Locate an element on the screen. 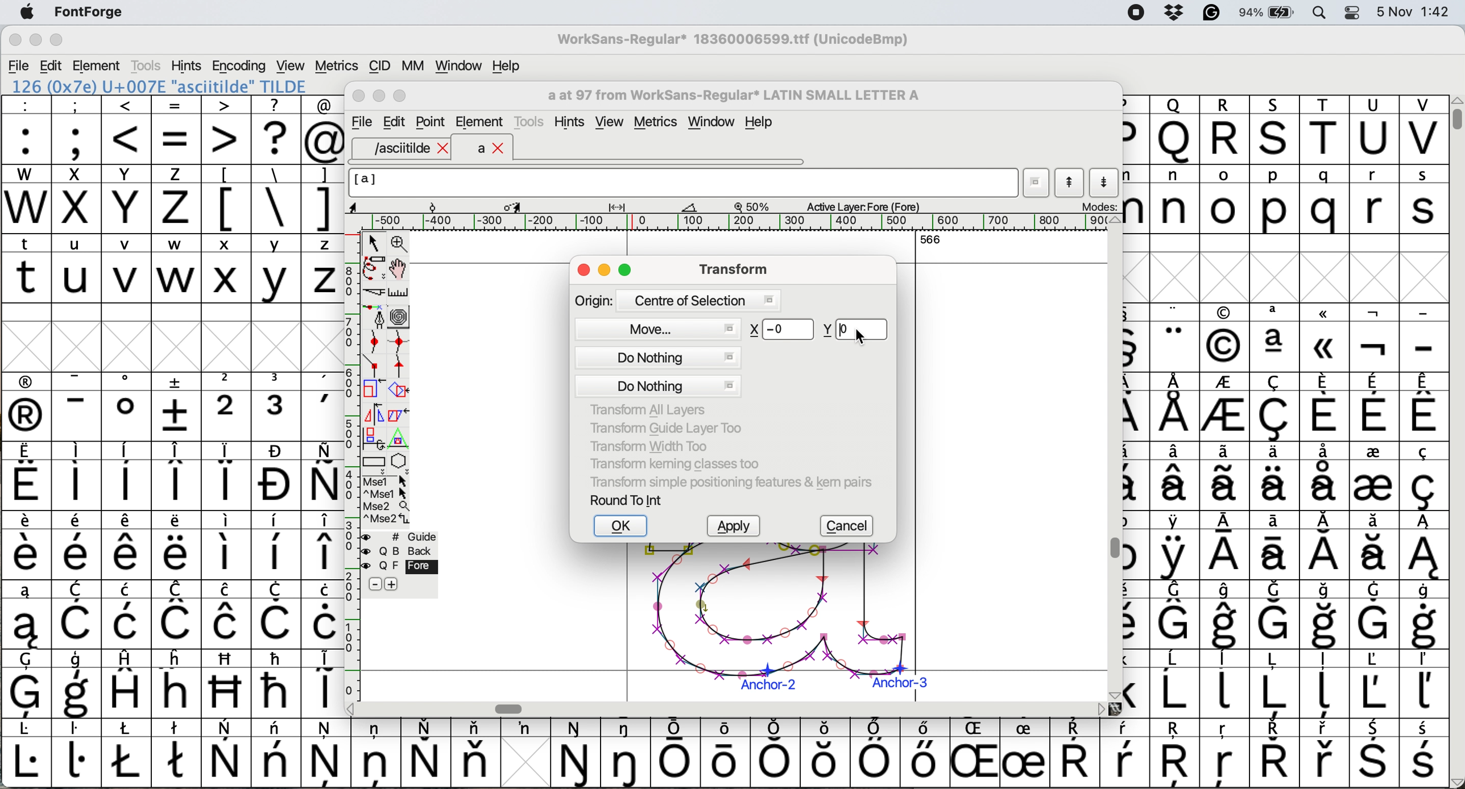  symbol is located at coordinates (1372, 475).